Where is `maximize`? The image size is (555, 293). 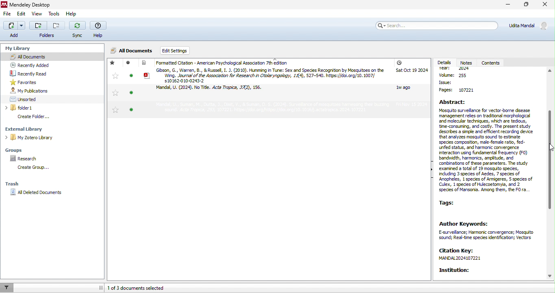 maximize is located at coordinates (525, 6).